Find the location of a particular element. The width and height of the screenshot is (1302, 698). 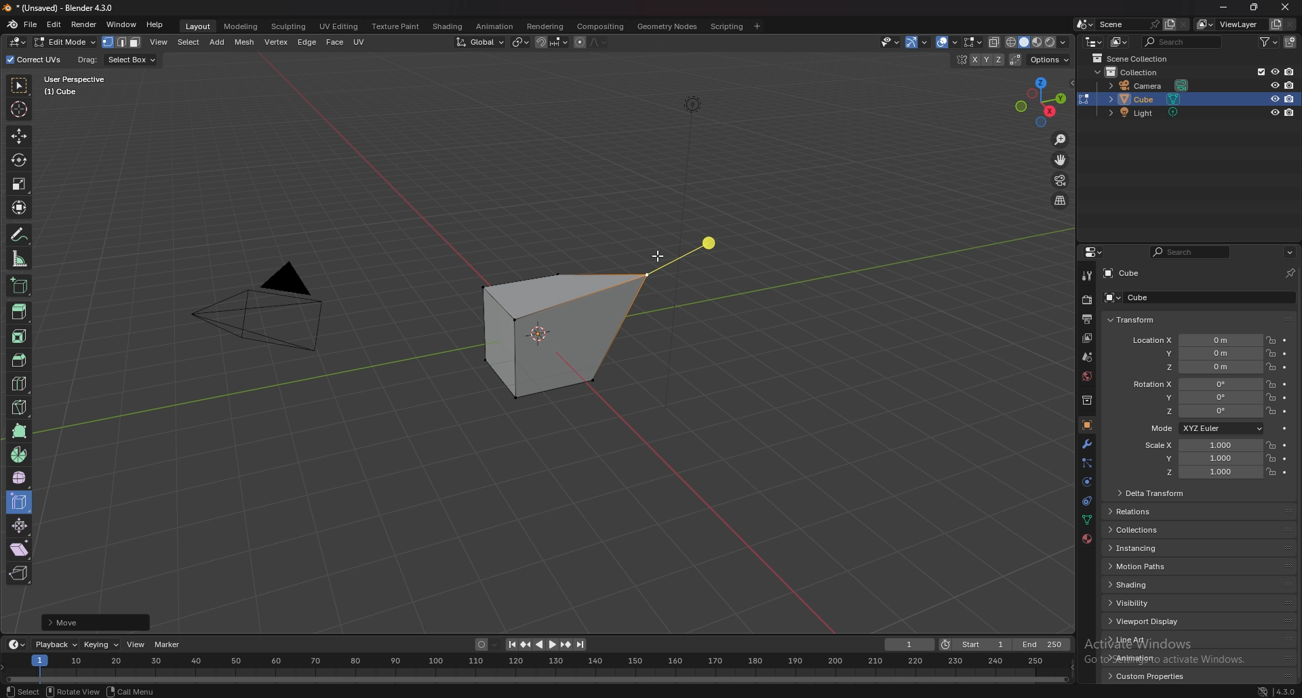

extrude region is located at coordinates (20, 311).